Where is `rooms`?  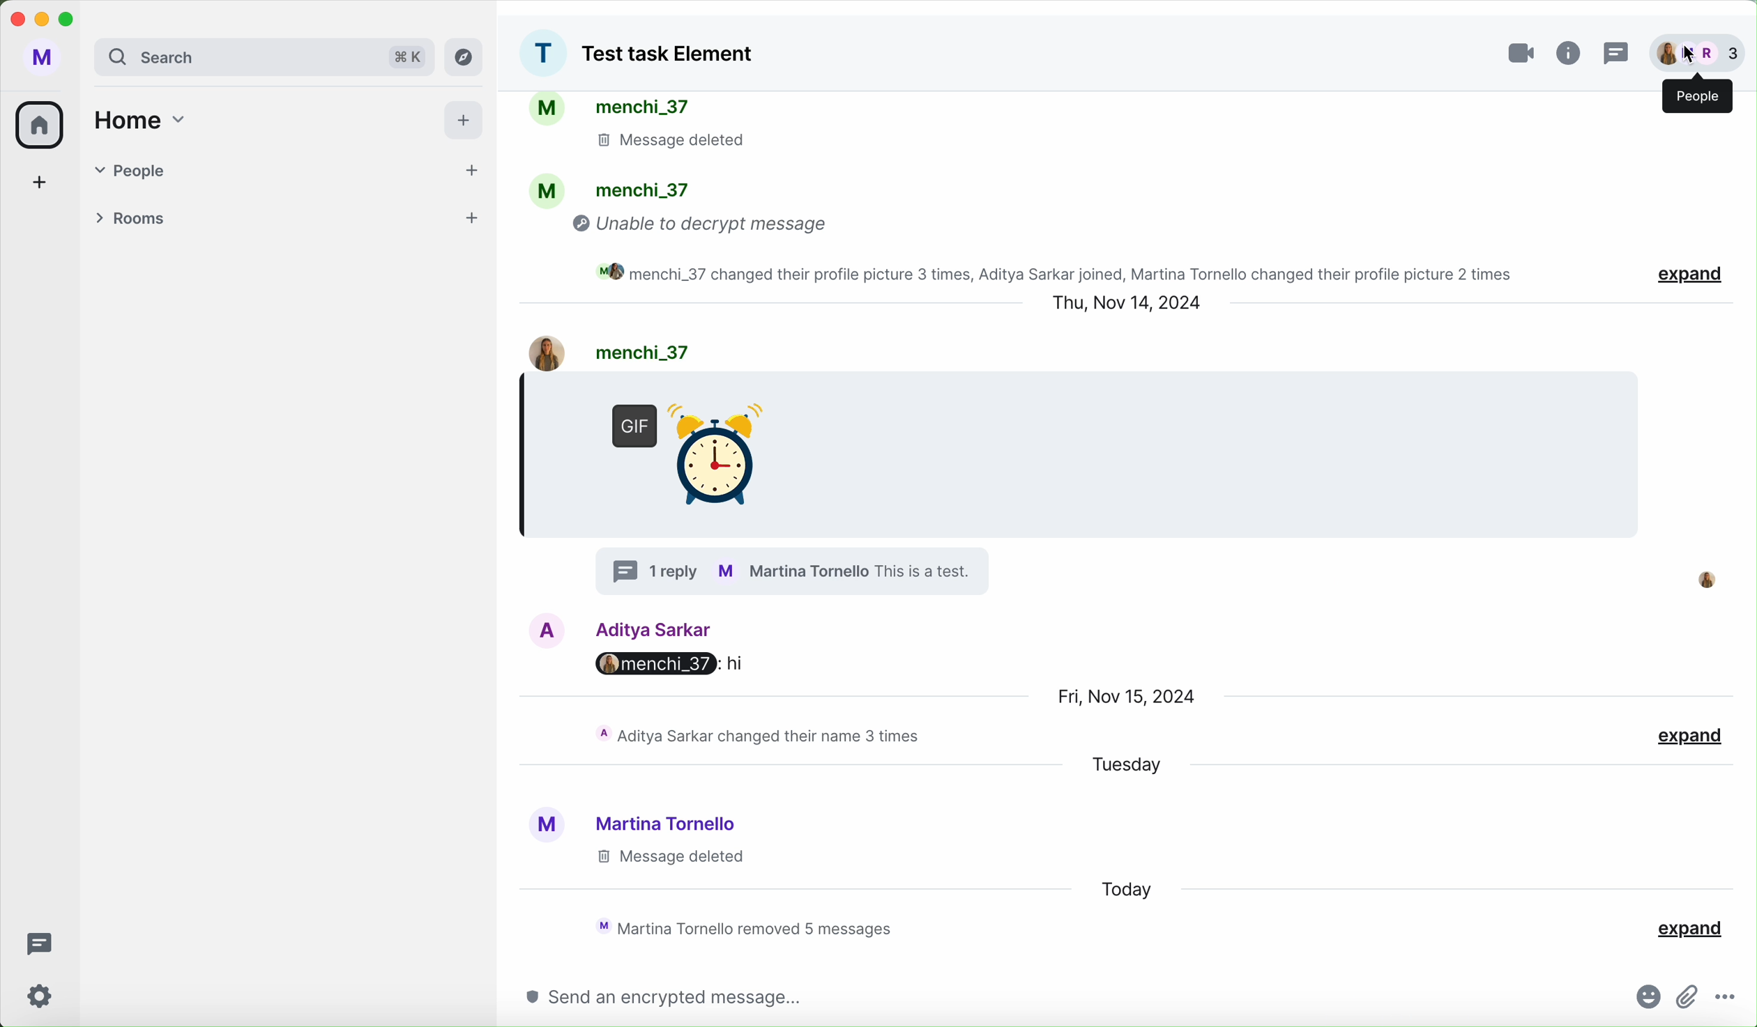
rooms is located at coordinates (262, 215).